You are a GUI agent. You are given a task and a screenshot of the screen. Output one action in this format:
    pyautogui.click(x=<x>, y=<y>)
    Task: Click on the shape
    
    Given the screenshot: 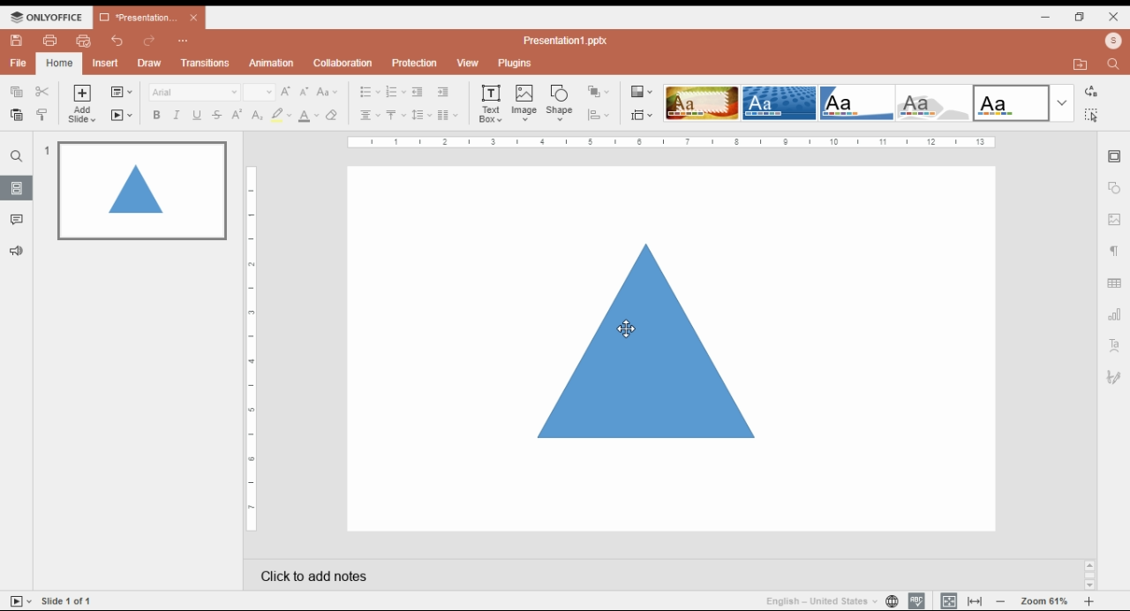 What is the action you would take?
    pyautogui.click(x=649, y=340)
    